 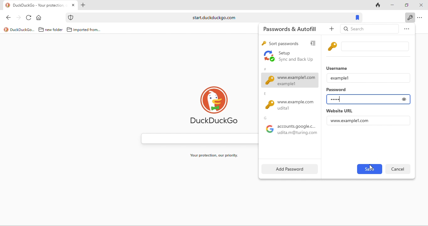 I want to click on view, so click(x=315, y=42).